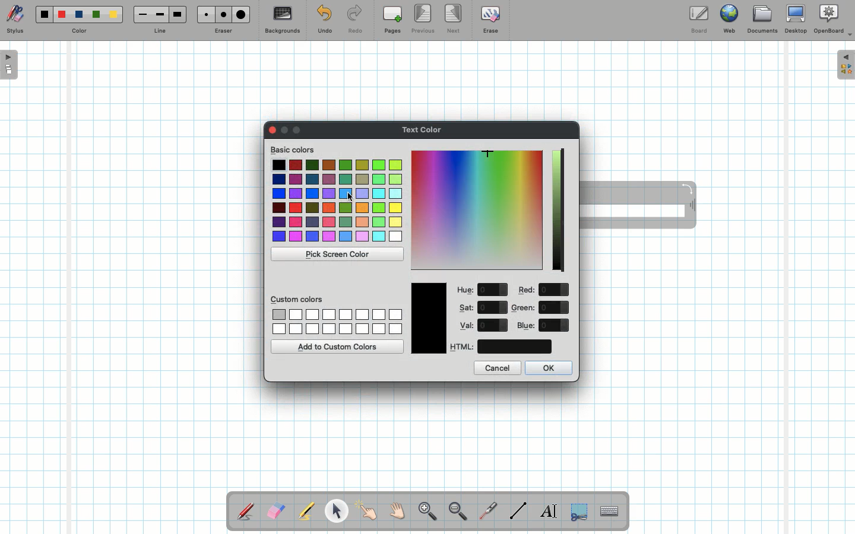  What do you see at coordinates (524, 308) in the screenshot?
I see `Green` at bounding box center [524, 308].